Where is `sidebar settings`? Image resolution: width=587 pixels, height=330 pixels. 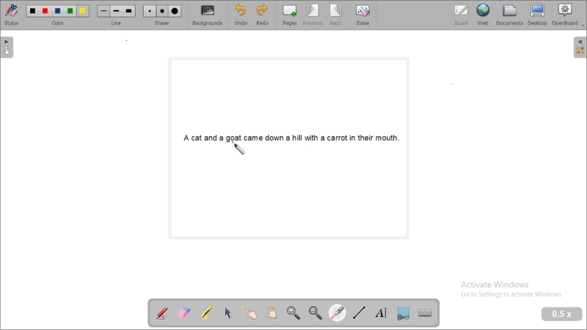 sidebar settings is located at coordinates (579, 48).